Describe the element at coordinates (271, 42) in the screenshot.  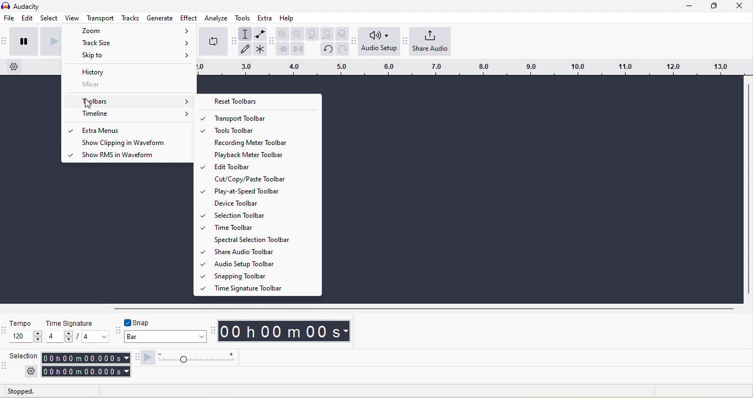
I see `audacity edit toolbar` at that location.